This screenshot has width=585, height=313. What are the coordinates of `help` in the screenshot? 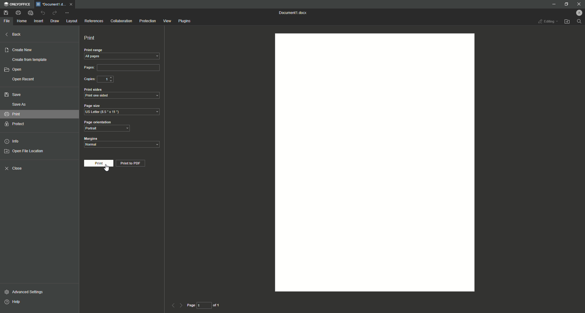 It's located at (25, 303).